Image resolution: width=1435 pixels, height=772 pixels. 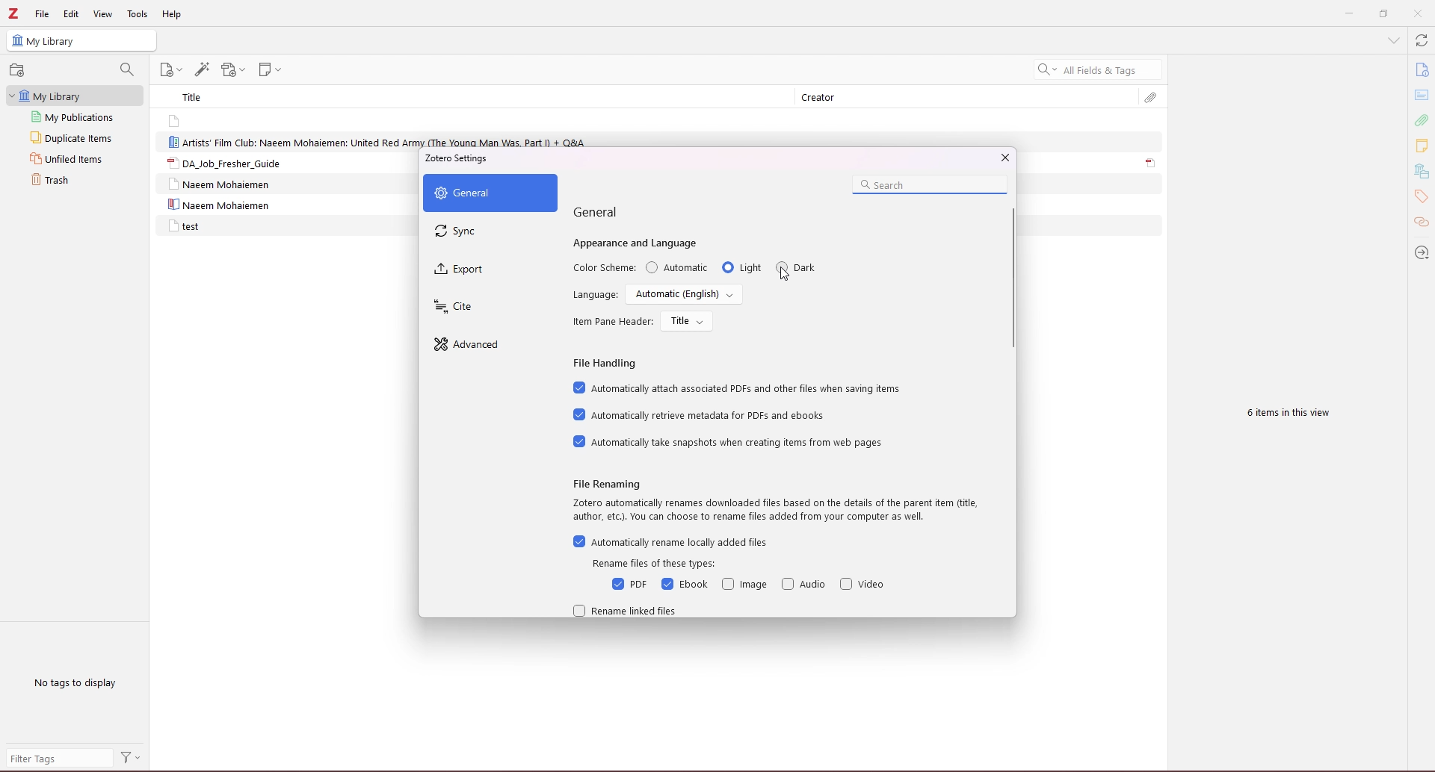 What do you see at coordinates (1418, 13) in the screenshot?
I see `close` at bounding box center [1418, 13].